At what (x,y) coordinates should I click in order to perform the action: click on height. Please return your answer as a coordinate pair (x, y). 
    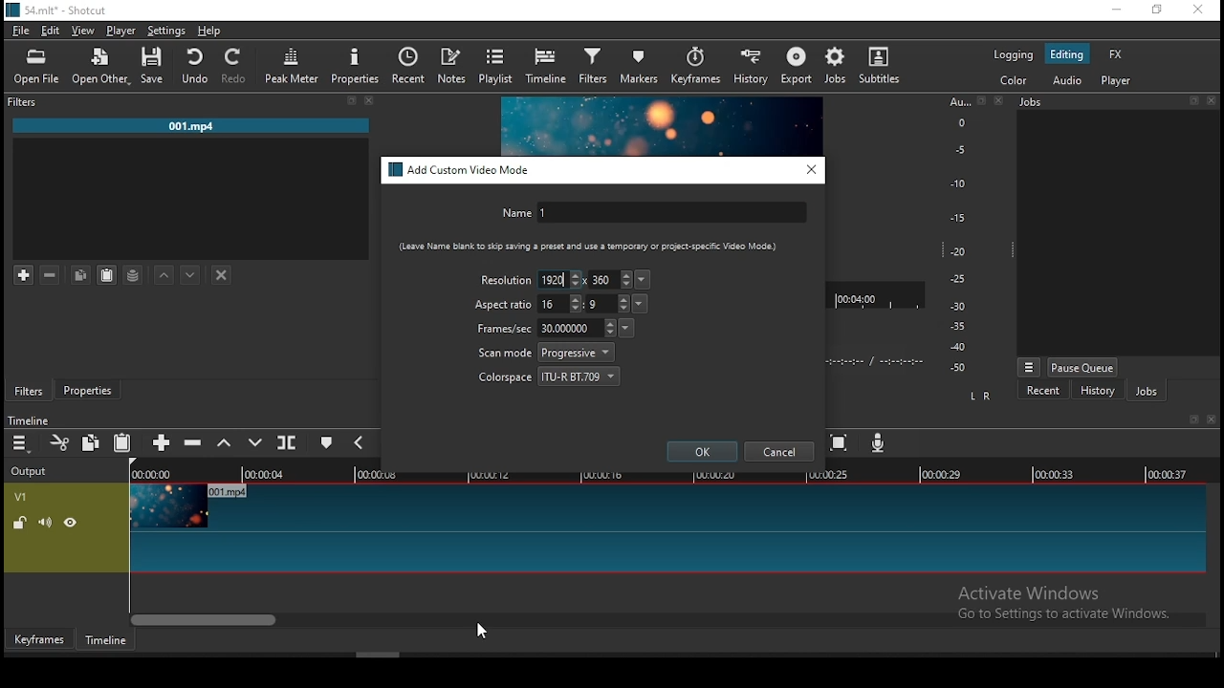
    Looking at the image, I should click on (611, 279).